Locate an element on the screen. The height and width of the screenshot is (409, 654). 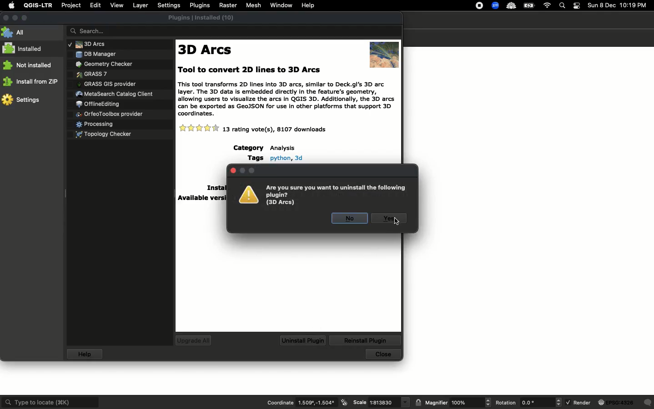
Settings is located at coordinates (22, 100).